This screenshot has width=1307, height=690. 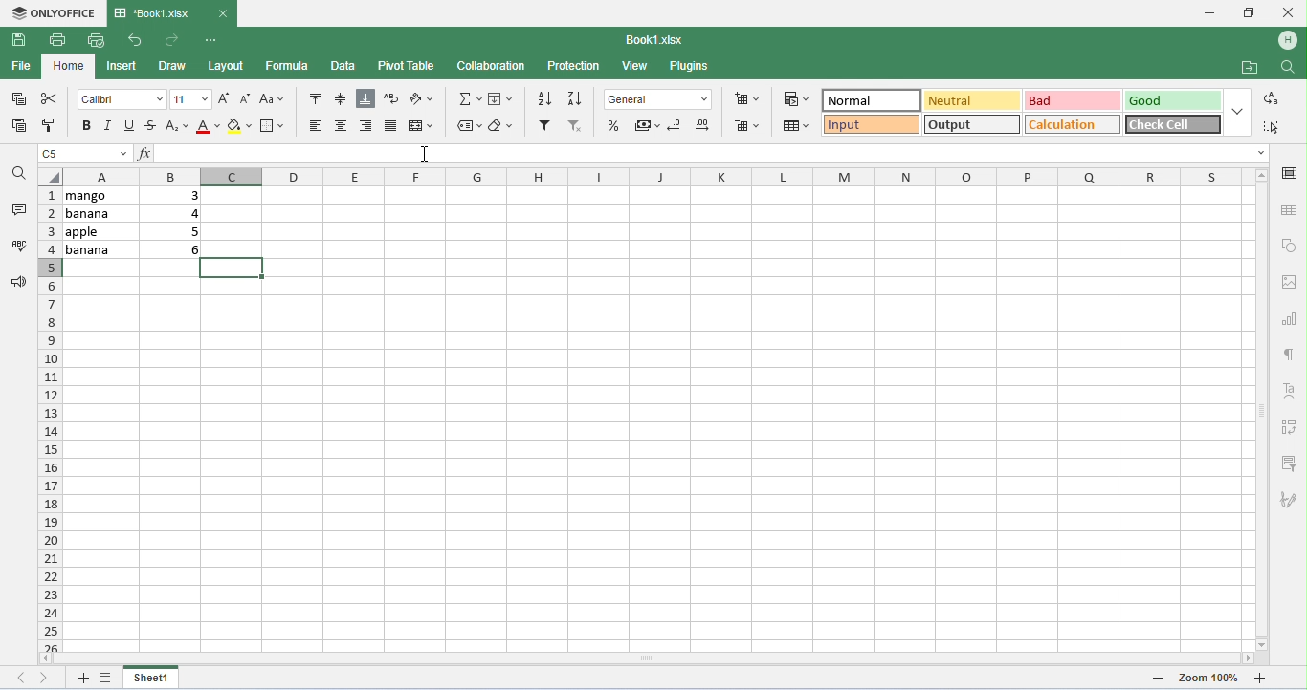 What do you see at coordinates (133, 40) in the screenshot?
I see `undo` at bounding box center [133, 40].